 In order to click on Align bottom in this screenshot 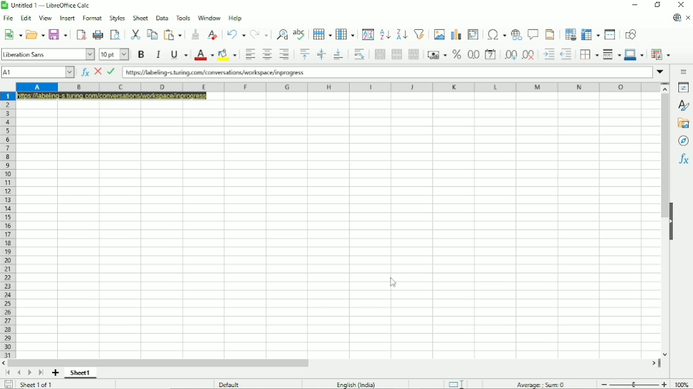, I will do `click(338, 54)`.